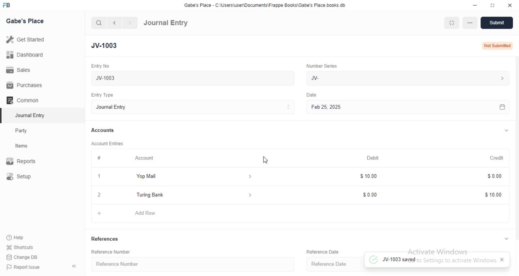 The width and height of the screenshot is (519, 276). What do you see at coordinates (504, 239) in the screenshot?
I see `expand/collapse` at bounding box center [504, 239].